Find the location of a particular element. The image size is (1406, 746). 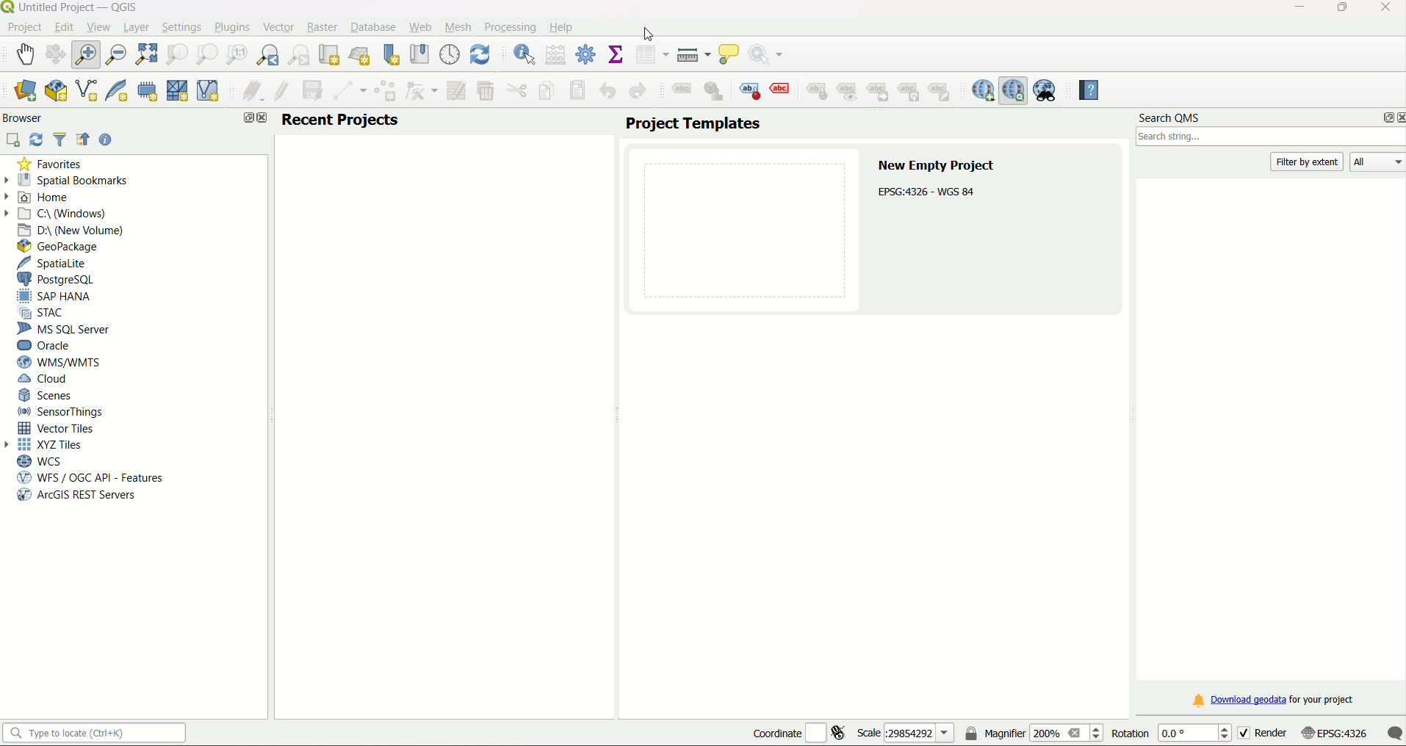

measure line is located at coordinates (693, 55).